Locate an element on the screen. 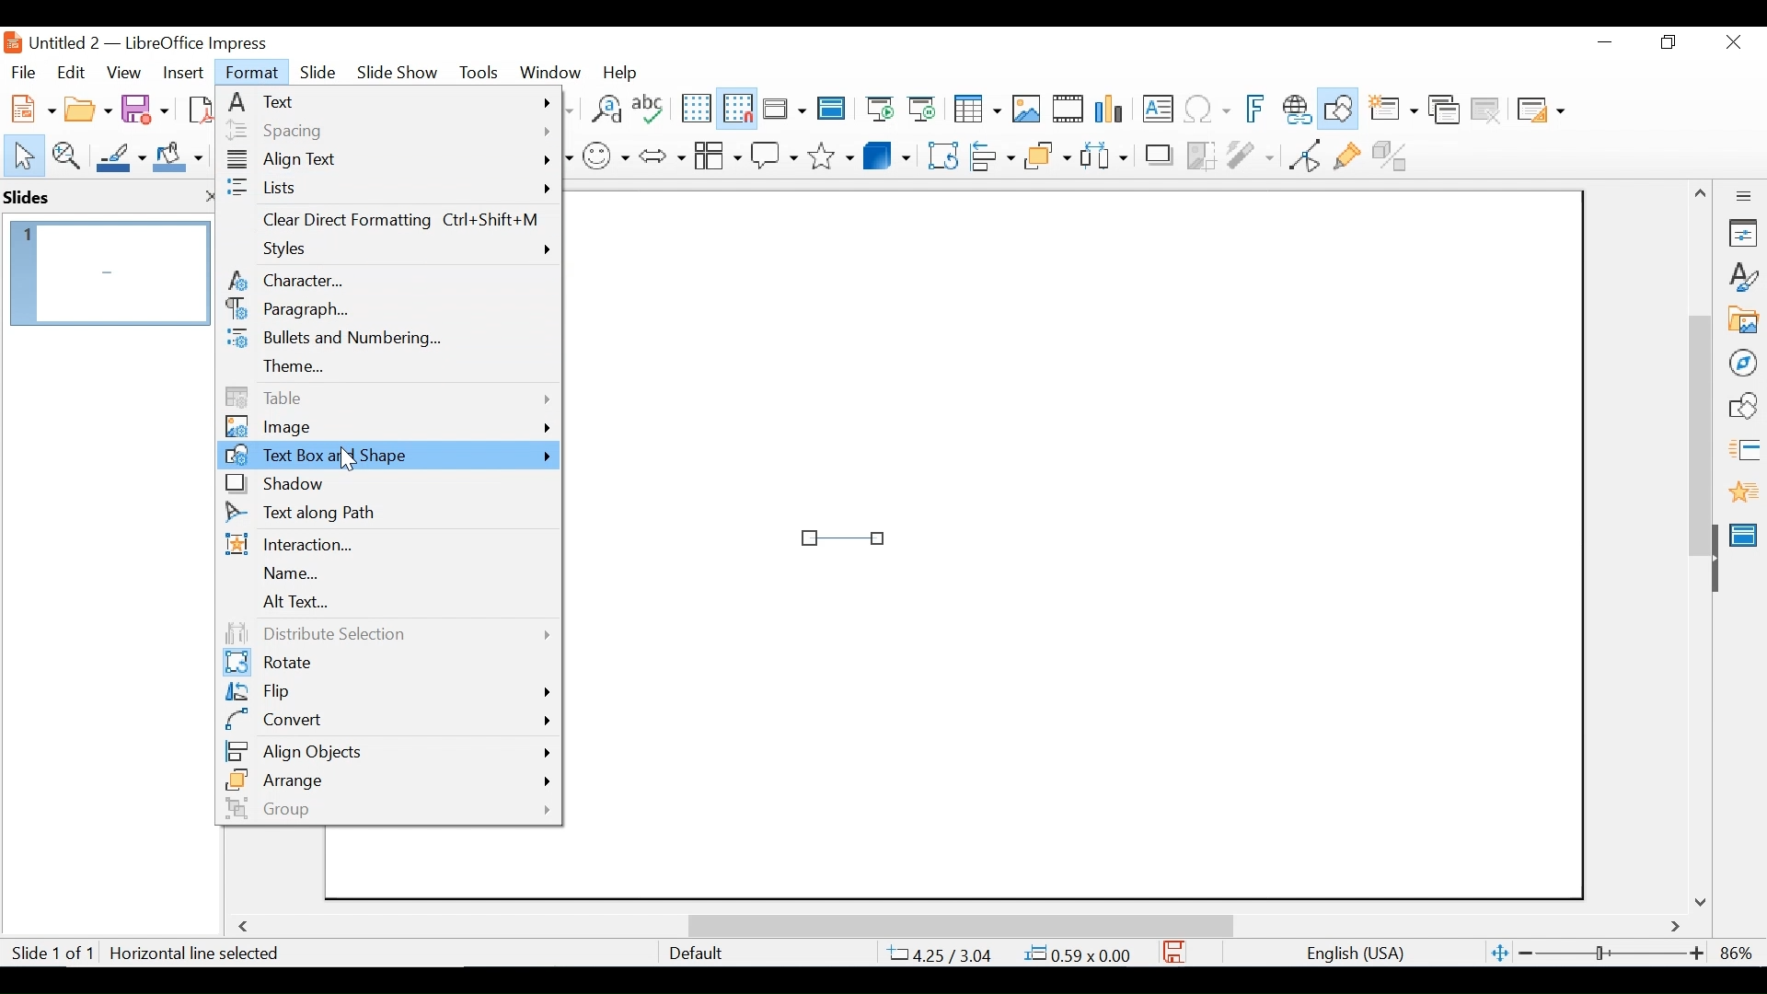 This screenshot has width=1767, height=994. Flip is located at coordinates (386, 693).